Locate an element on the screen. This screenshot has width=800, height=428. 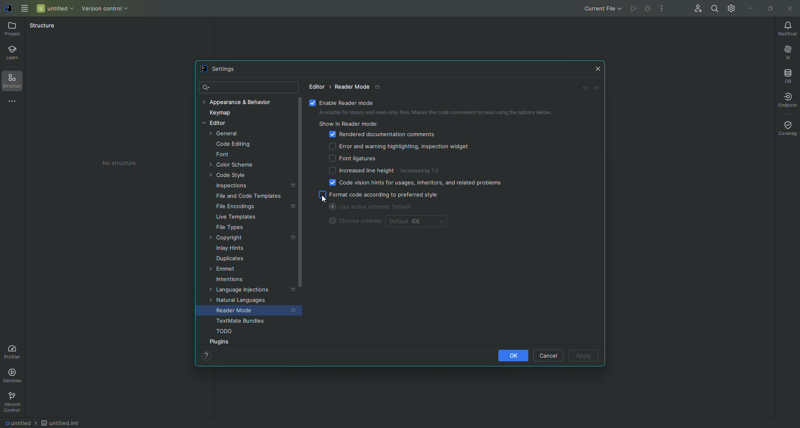
Profiler is located at coordinates (15, 350).